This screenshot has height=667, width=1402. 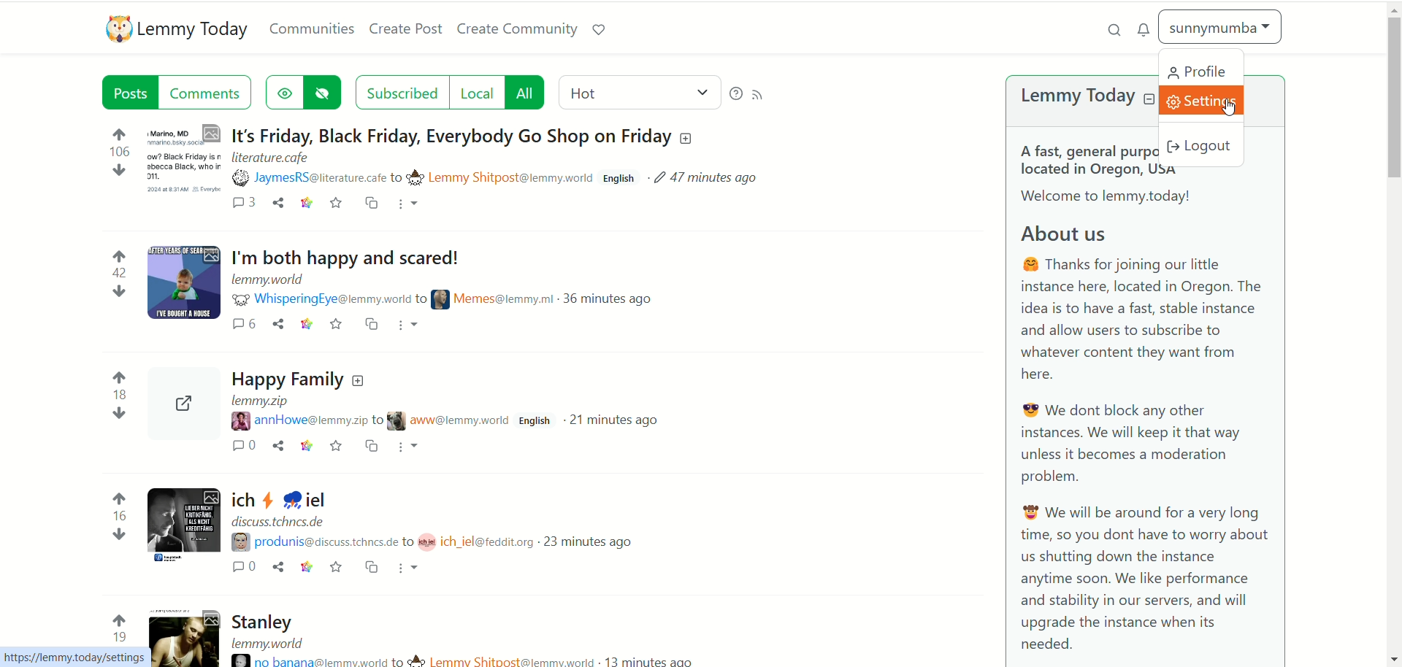 I want to click on create community, so click(x=519, y=29).